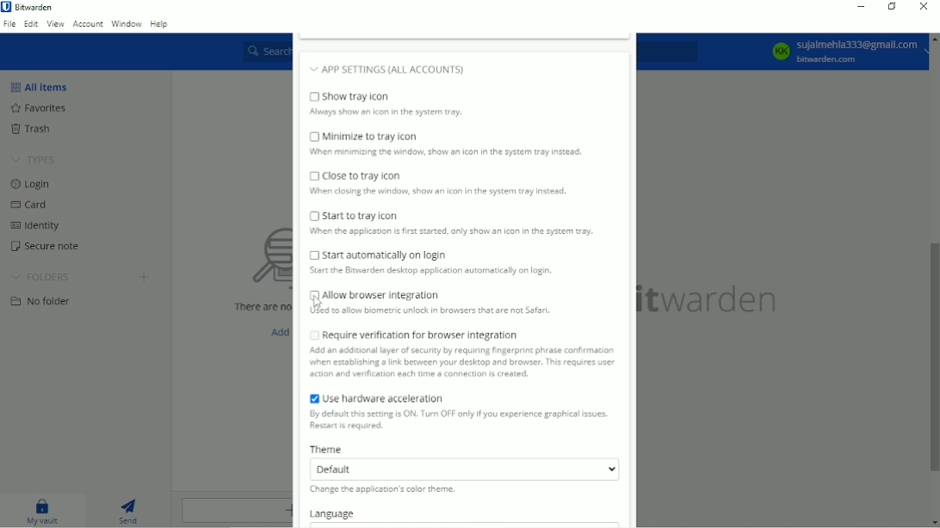 The height and width of the screenshot is (528, 940). I want to click on Window, so click(127, 23).